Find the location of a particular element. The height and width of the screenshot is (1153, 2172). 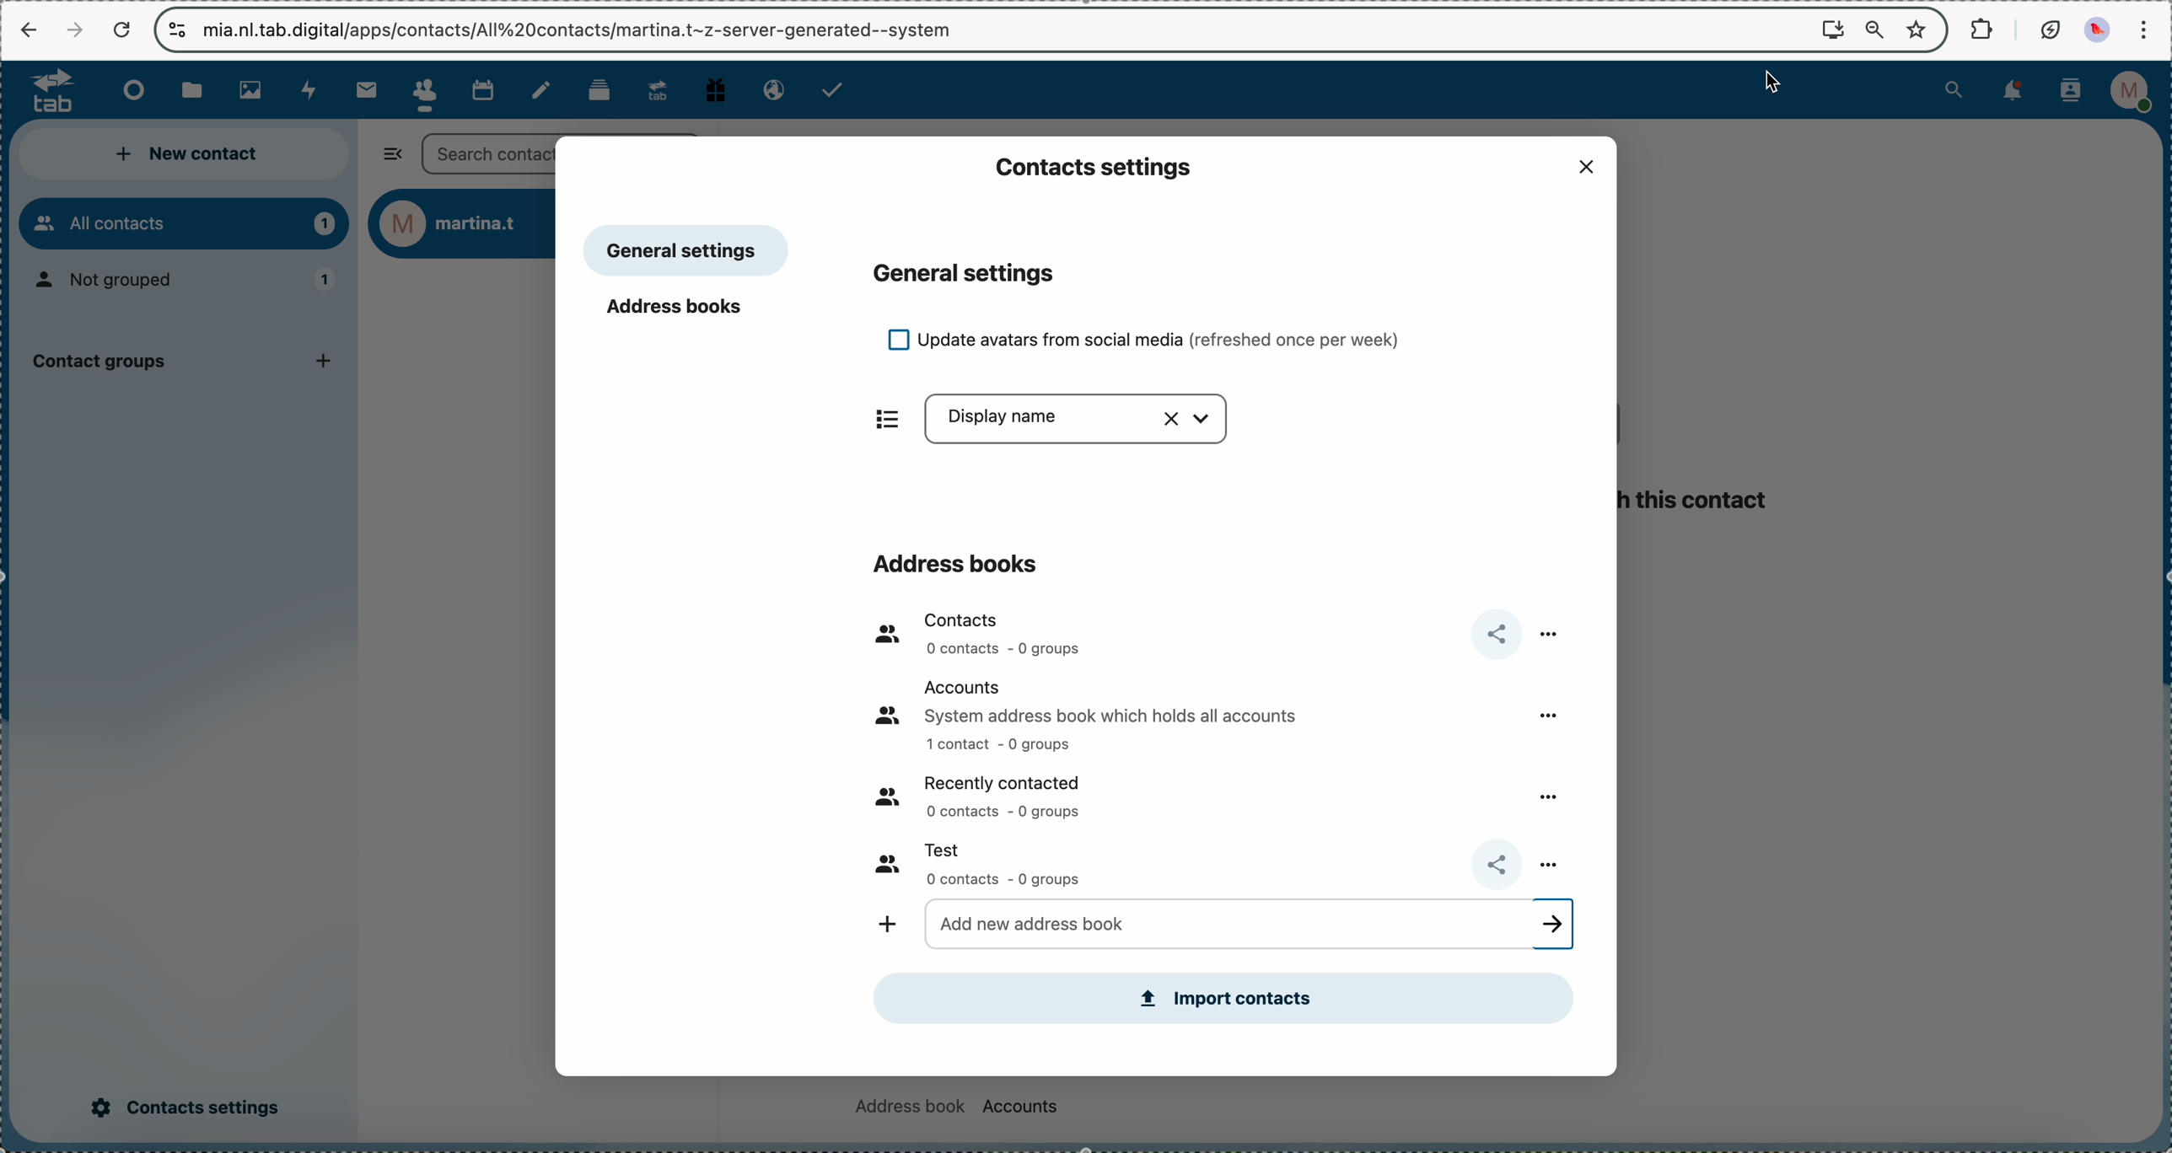

share is located at coordinates (1493, 635).